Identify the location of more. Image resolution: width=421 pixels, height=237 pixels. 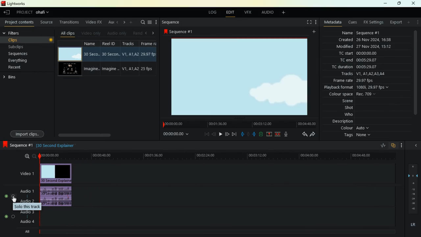
(401, 145).